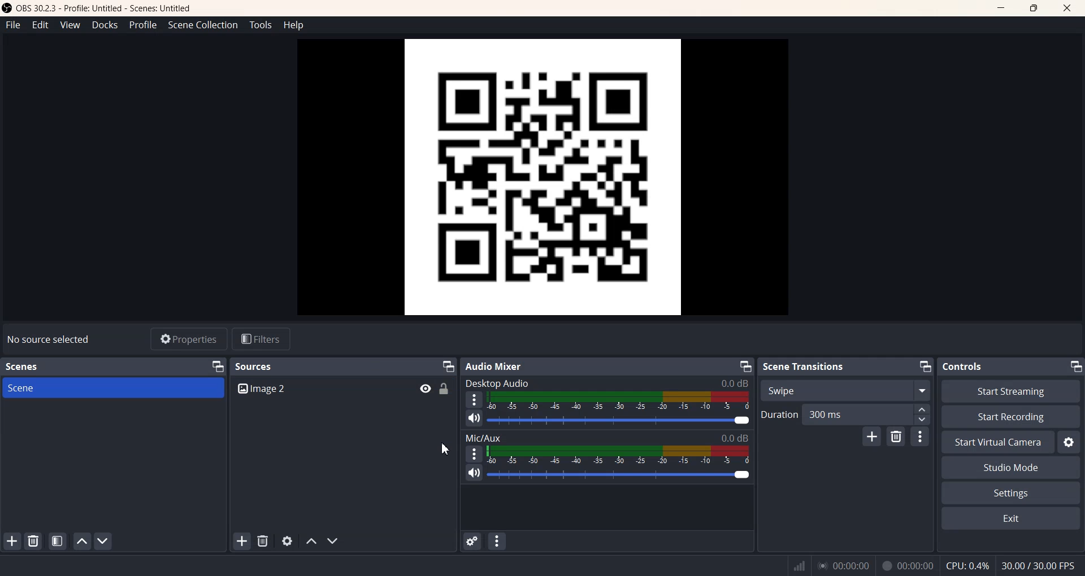 This screenshot has height=576, width=1085. What do you see at coordinates (500, 540) in the screenshot?
I see `Audio mixer menu` at bounding box center [500, 540].